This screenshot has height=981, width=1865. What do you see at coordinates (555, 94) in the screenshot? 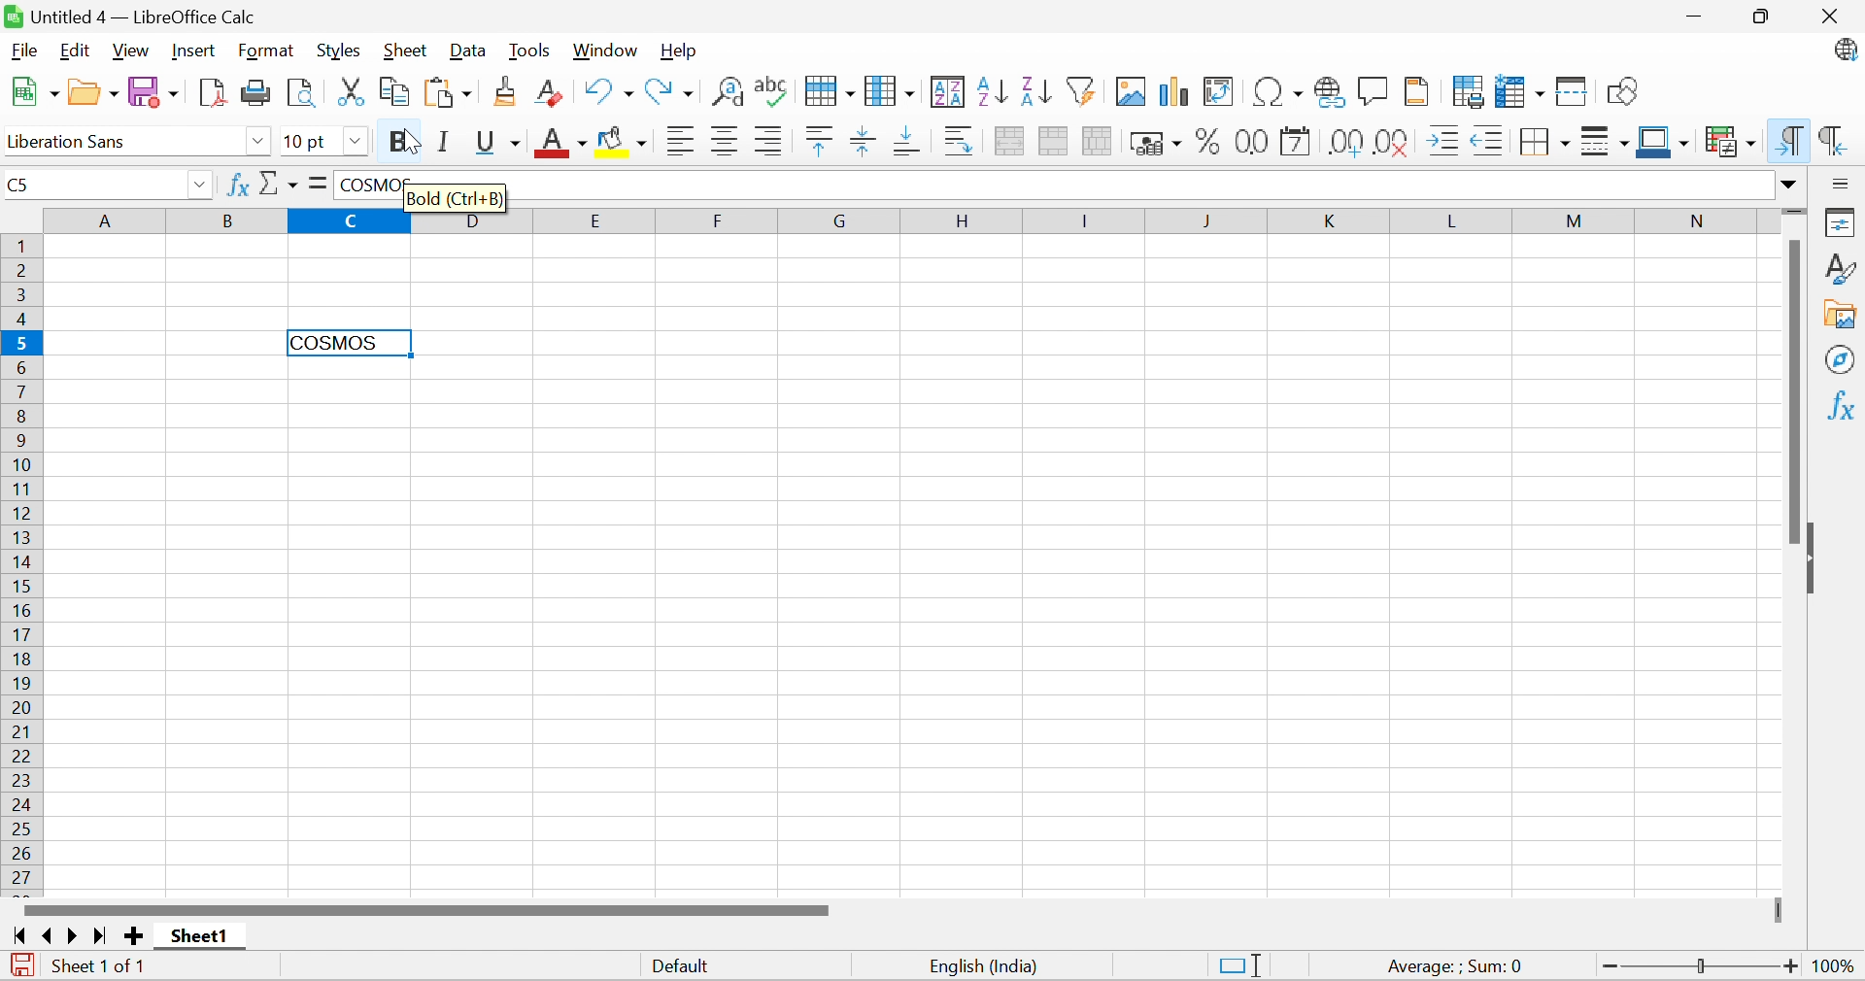
I see `Clear Direct Formatting` at bounding box center [555, 94].